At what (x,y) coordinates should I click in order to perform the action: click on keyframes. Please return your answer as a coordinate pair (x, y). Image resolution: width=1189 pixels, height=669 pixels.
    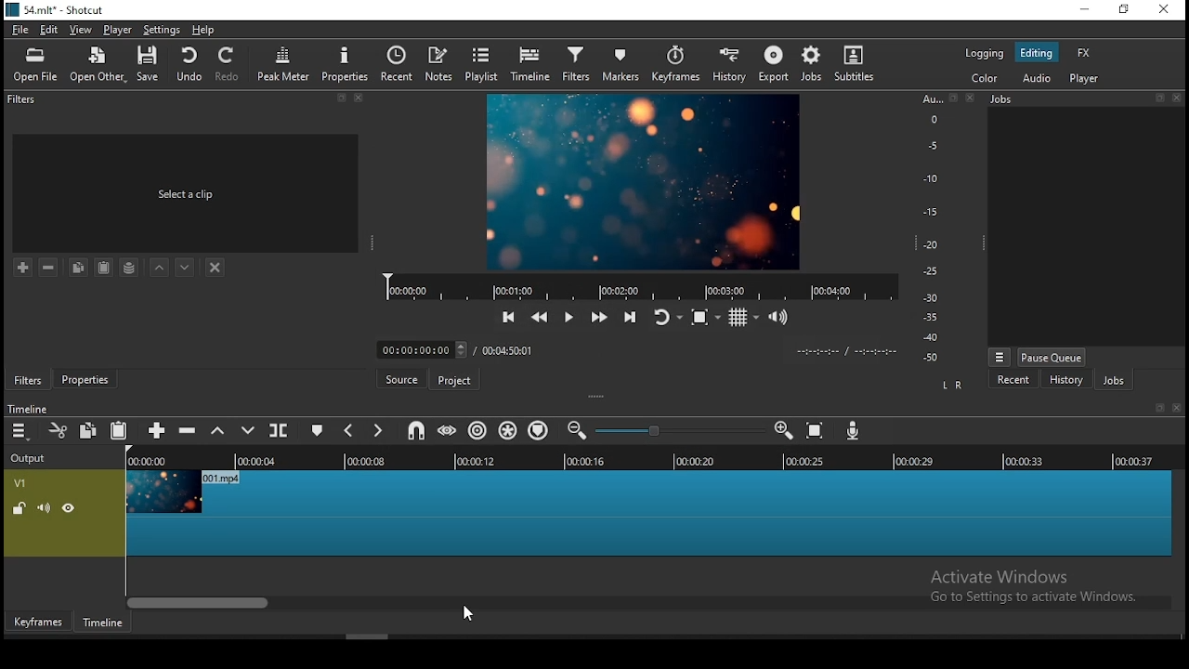
    Looking at the image, I should click on (675, 67).